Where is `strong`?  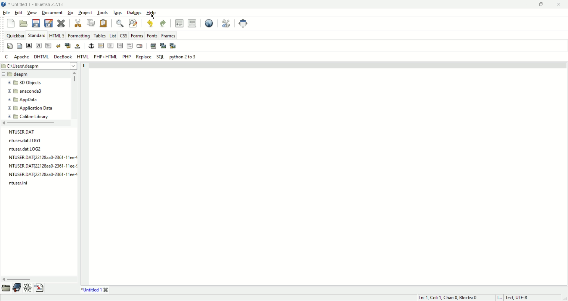
strong is located at coordinates (29, 45).